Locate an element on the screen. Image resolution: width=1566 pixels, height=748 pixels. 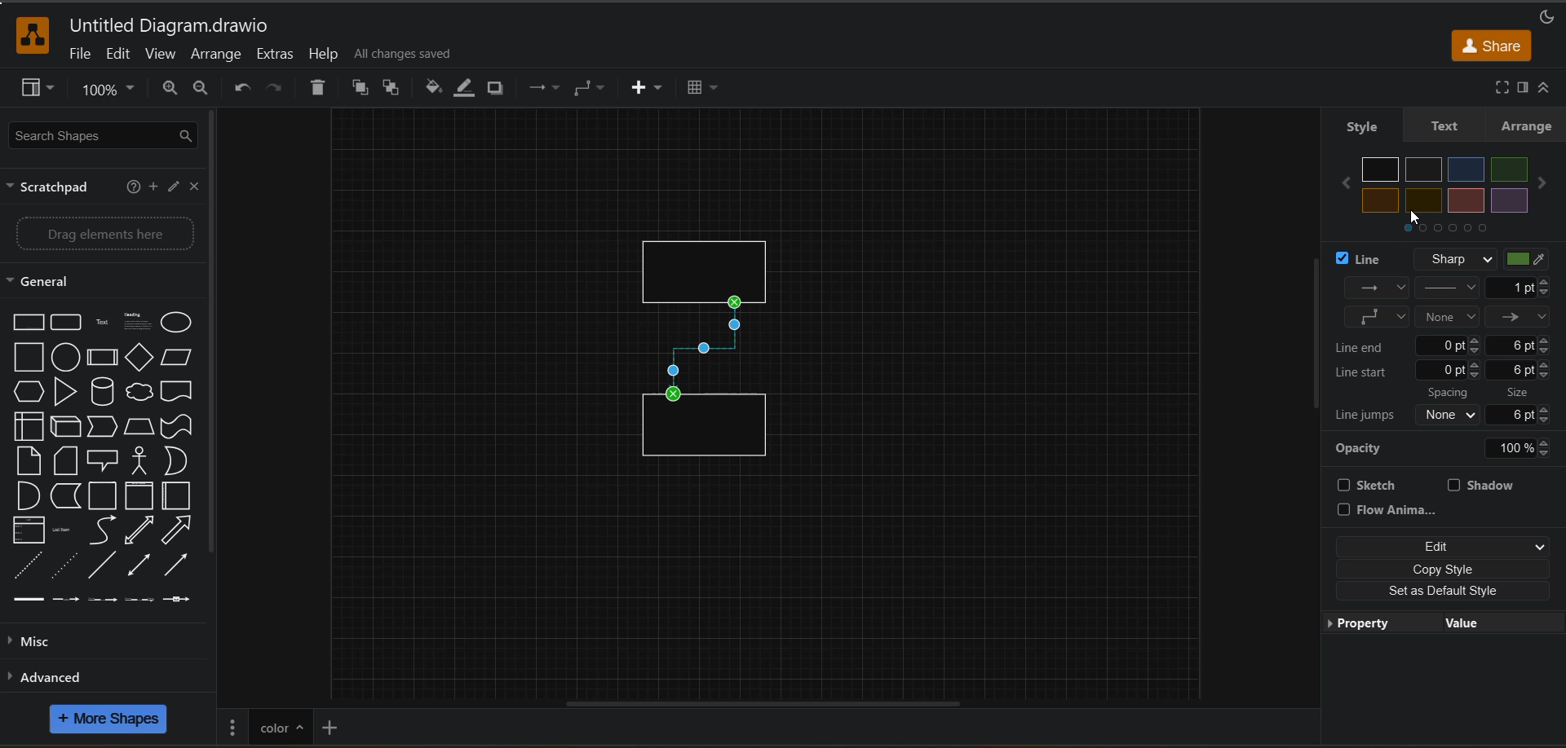
advanced is located at coordinates (70, 676).